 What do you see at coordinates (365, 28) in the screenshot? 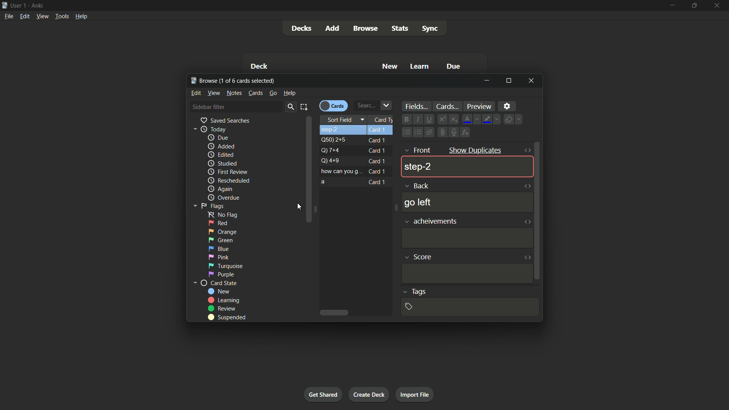
I see `Browse` at bounding box center [365, 28].